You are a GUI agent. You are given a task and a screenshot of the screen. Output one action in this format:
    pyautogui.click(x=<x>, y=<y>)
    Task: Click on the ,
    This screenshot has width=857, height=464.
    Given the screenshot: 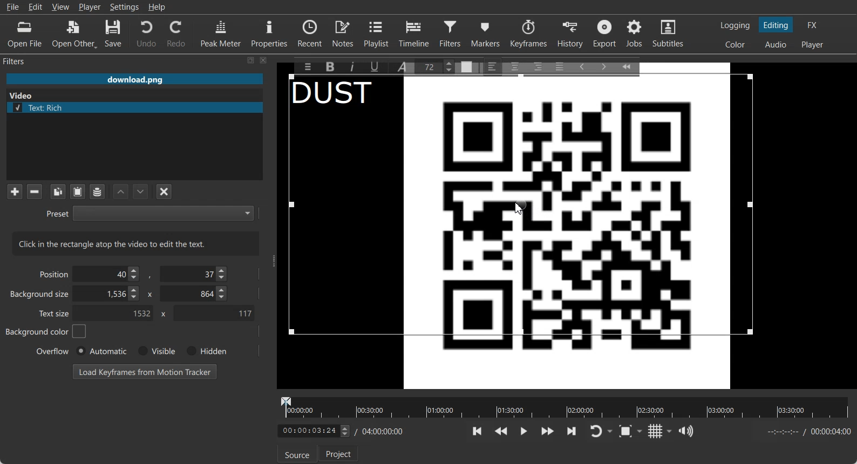 What is the action you would take?
    pyautogui.click(x=151, y=276)
    